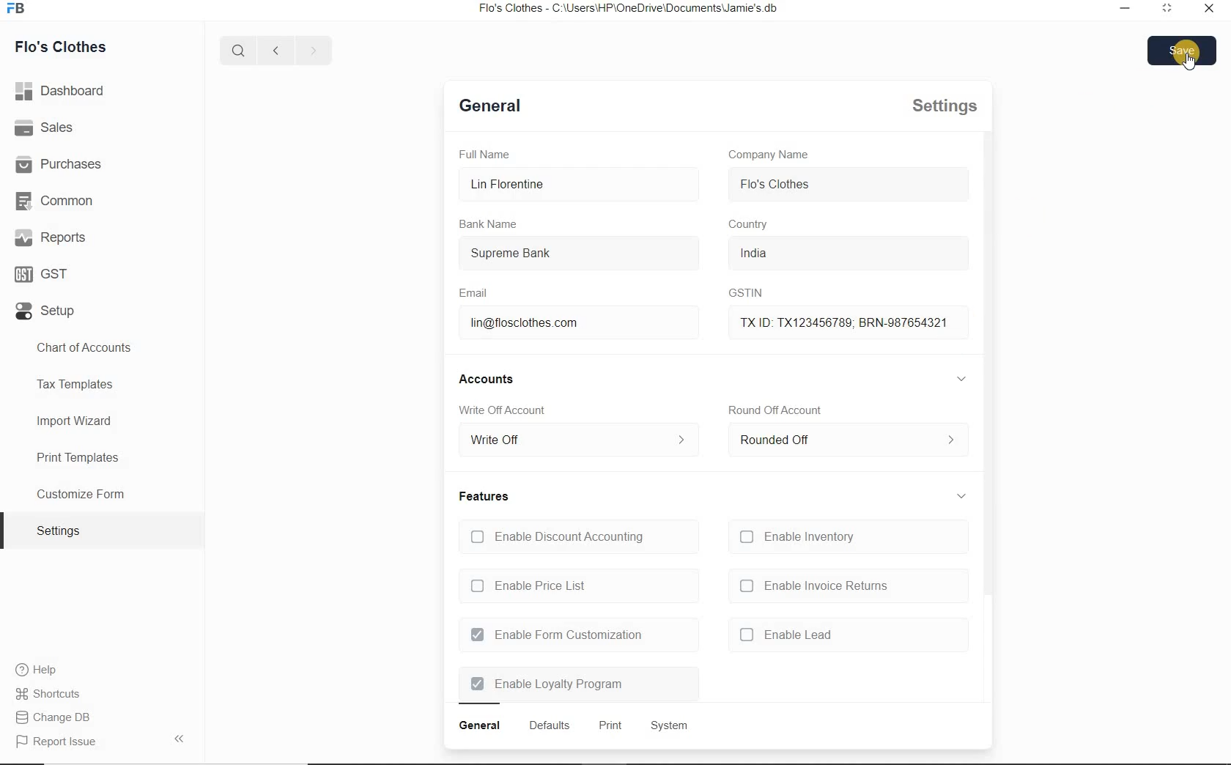 The width and height of the screenshot is (1231, 765). What do you see at coordinates (480, 726) in the screenshot?
I see `general` at bounding box center [480, 726].